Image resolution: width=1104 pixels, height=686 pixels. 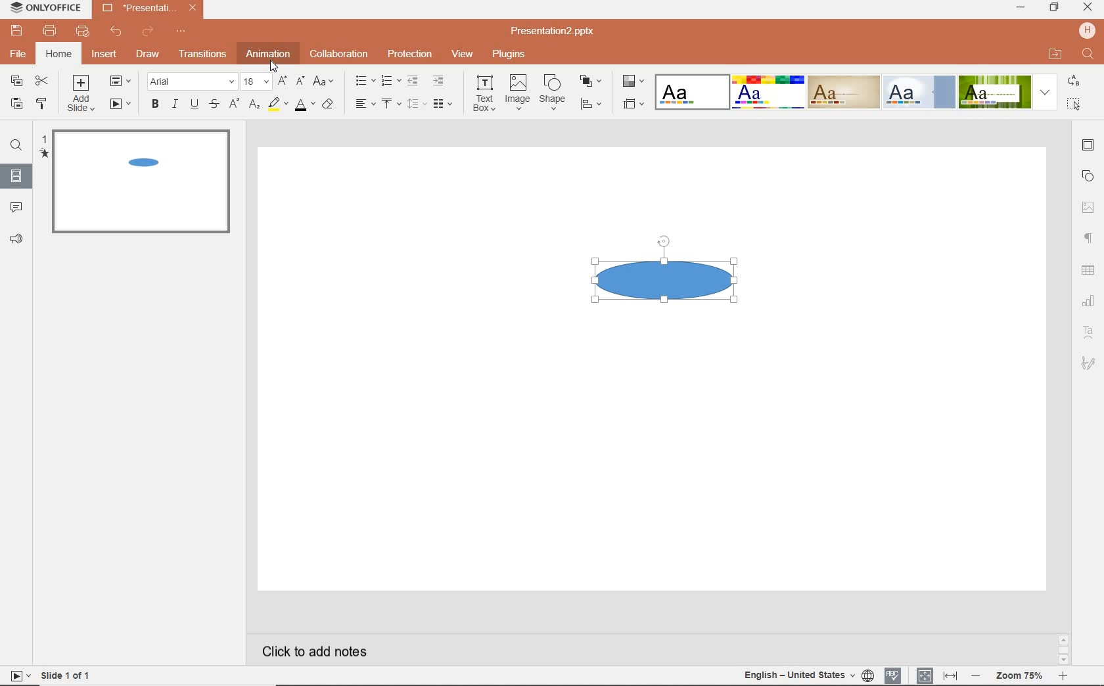 I want to click on RESTORE, so click(x=1054, y=9).